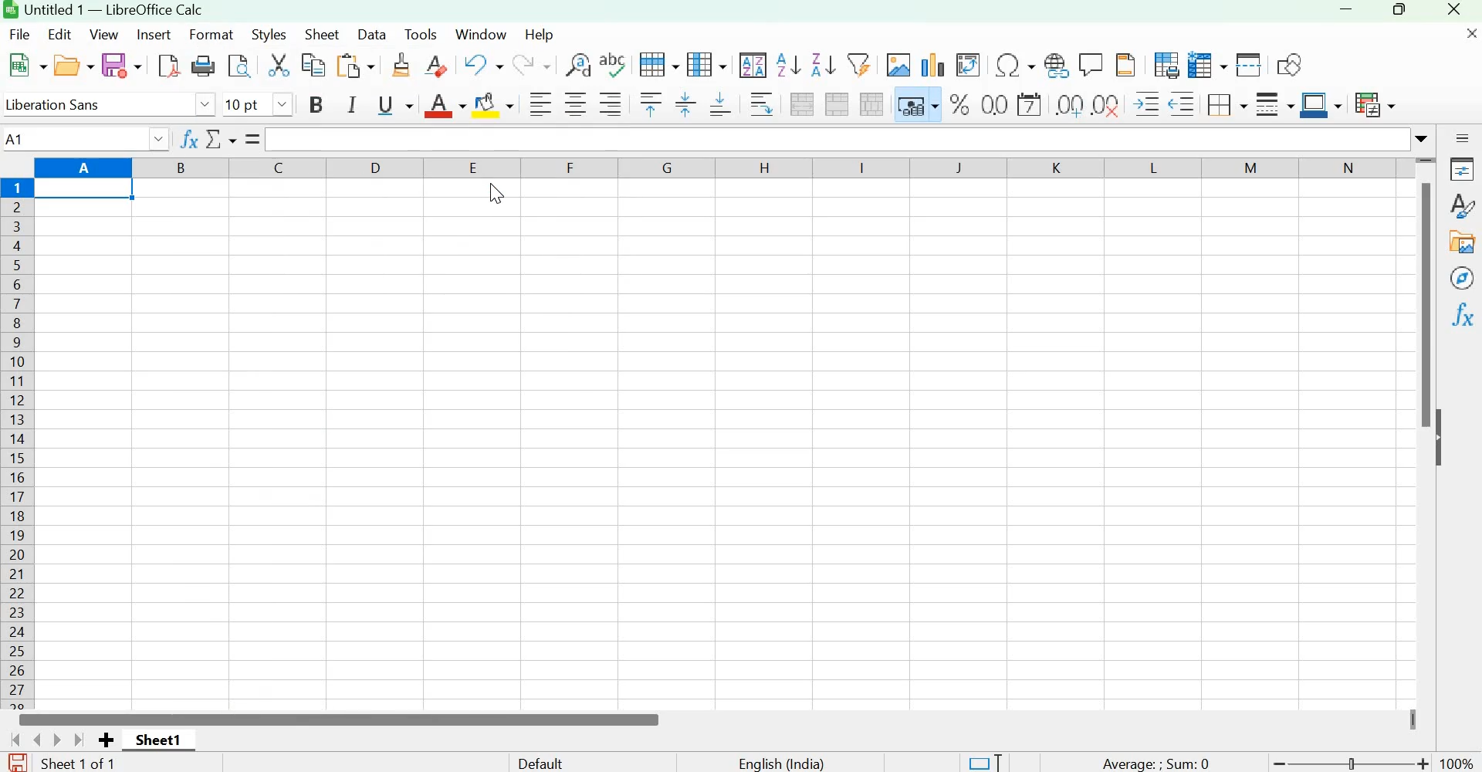 Image resolution: width=1482 pixels, height=772 pixels. What do you see at coordinates (1125, 64) in the screenshot?
I see `Headers and Footers` at bounding box center [1125, 64].